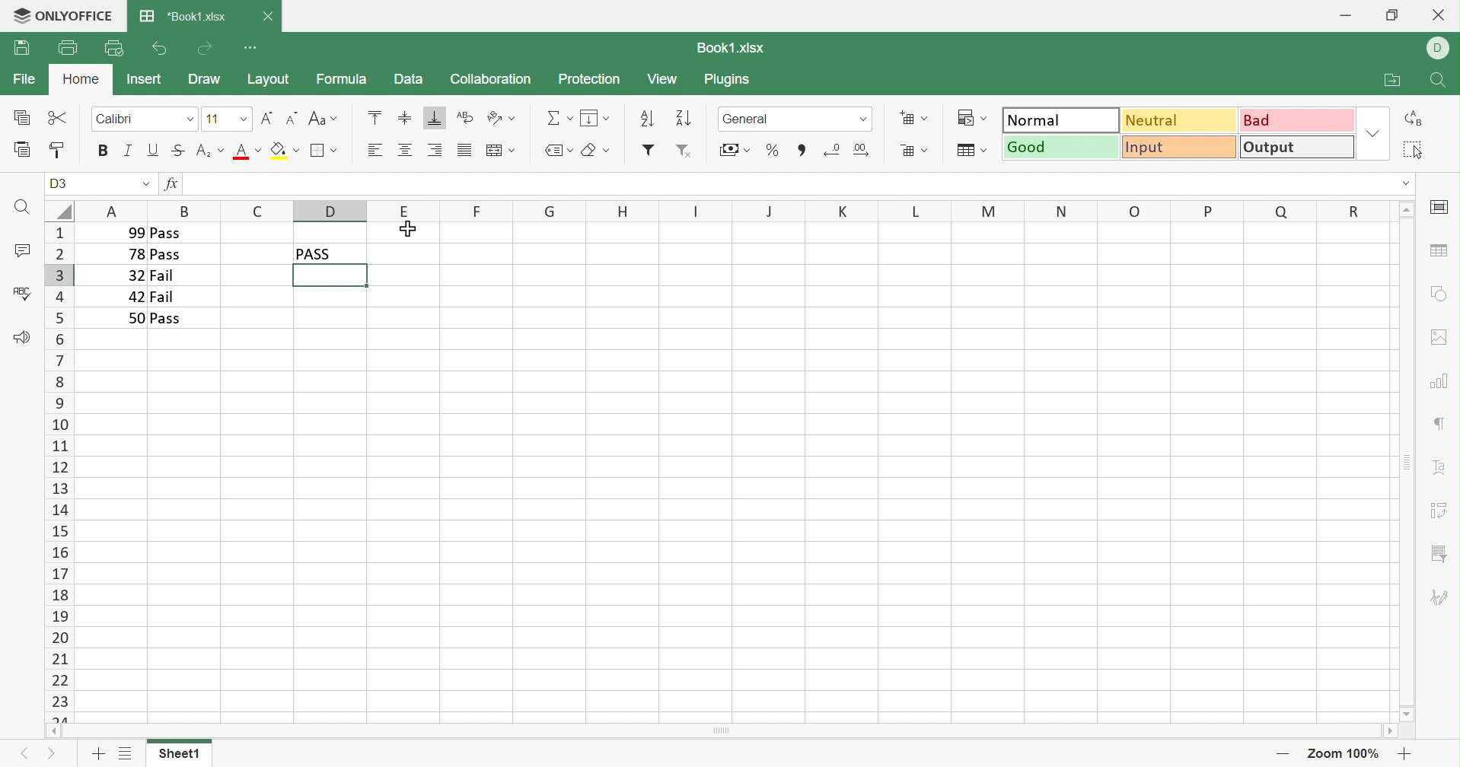 The width and height of the screenshot is (1460, 767). Describe the element at coordinates (1405, 753) in the screenshot. I see `Zoom in` at that location.